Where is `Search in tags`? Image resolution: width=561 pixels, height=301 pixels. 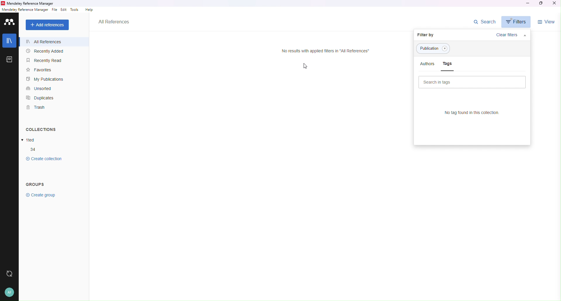 Search in tags is located at coordinates (471, 82).